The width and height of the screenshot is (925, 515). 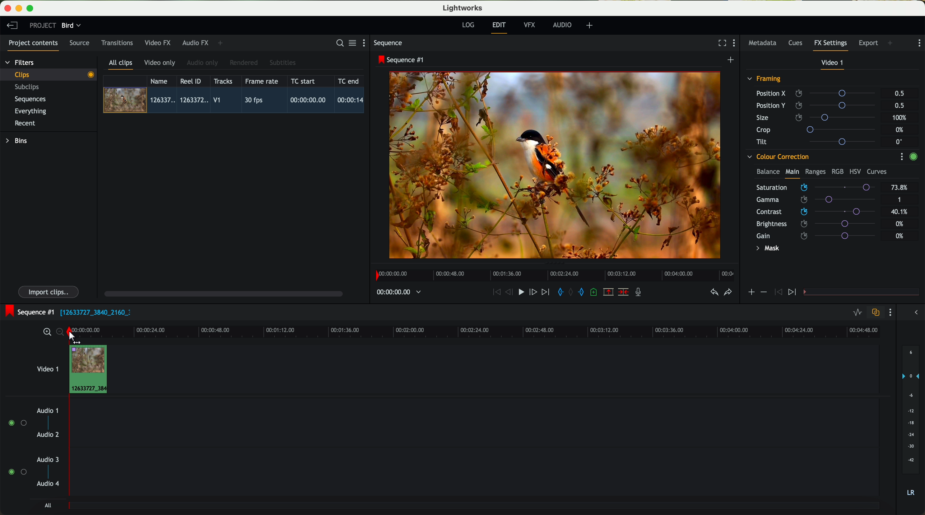 What do you see at coordinates (764, 43) in the screenshot?
I see `metadata` at bounding box center [764, 43].